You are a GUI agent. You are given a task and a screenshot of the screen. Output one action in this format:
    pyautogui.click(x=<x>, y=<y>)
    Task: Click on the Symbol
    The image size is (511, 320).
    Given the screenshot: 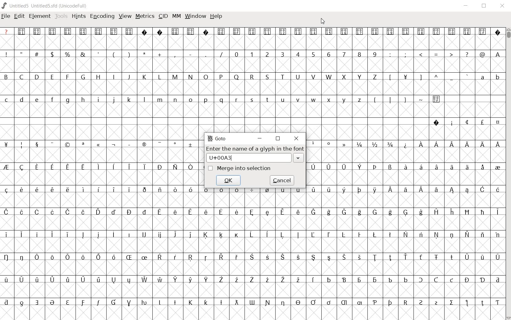 What is the action you would take?
    pyautogui.click(x=8, y=145)
    